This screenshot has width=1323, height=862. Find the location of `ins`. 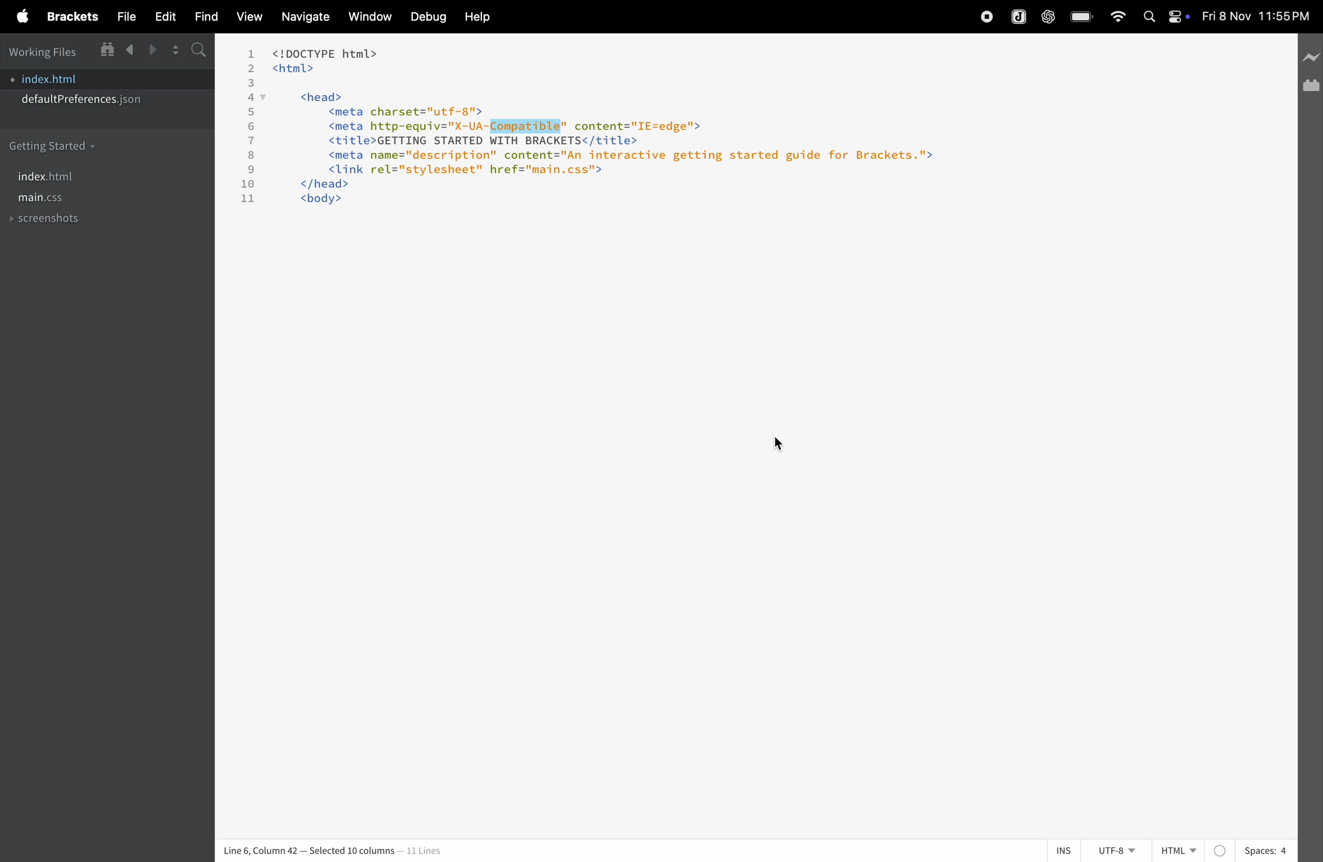

ins is located at coordinates (1065, 850).